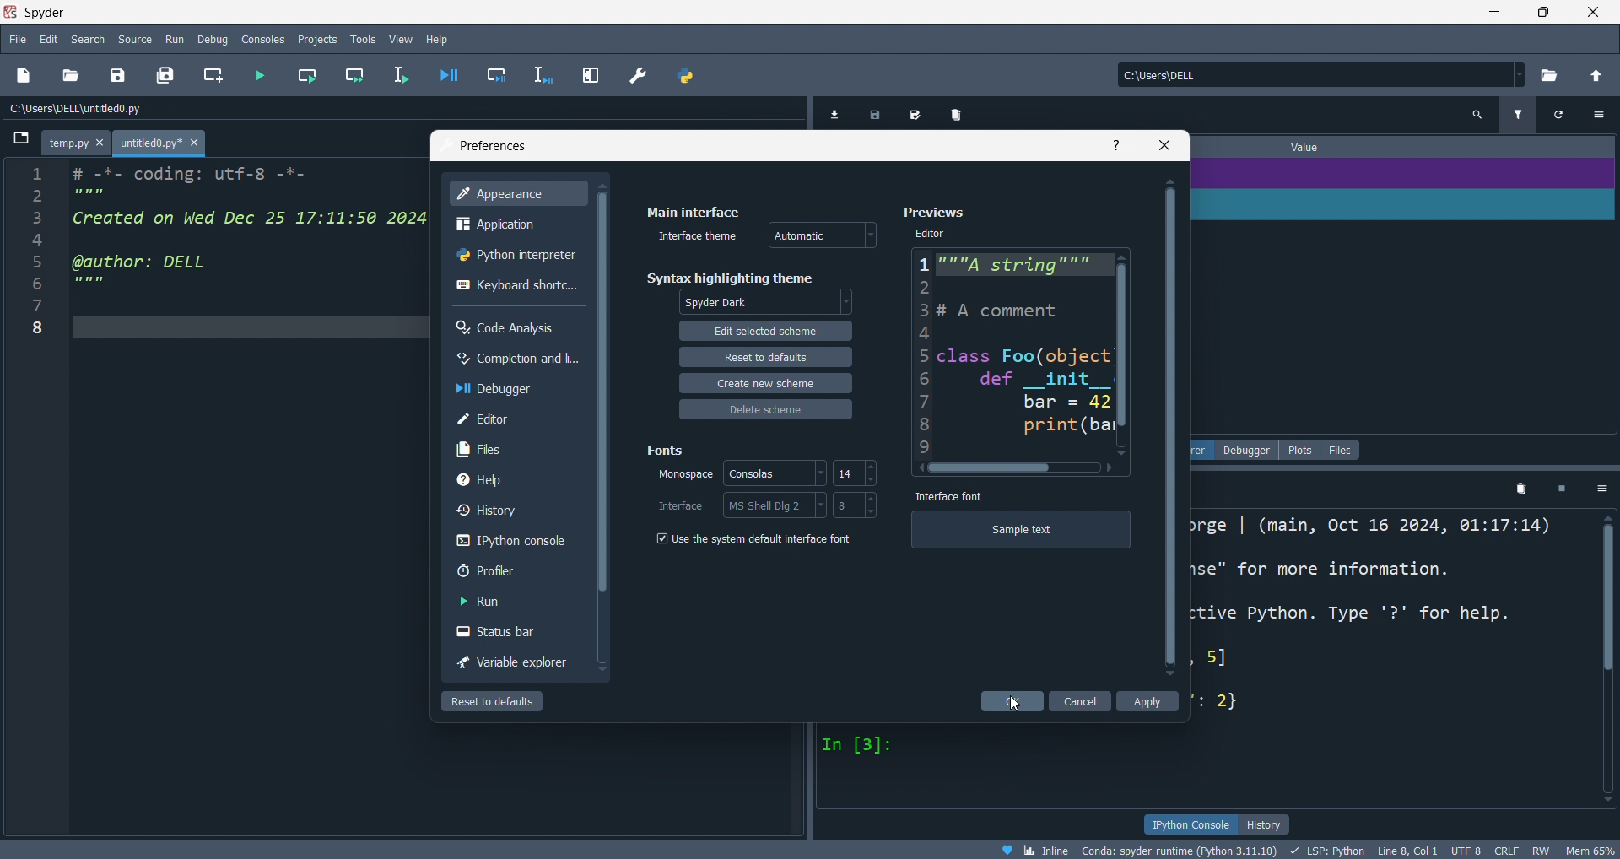 This screenshot has height=859, width=1620. What do you see at coordinates (504, 702) in the screenshot?
I see `reset to default` at bounding box center [504, 702].